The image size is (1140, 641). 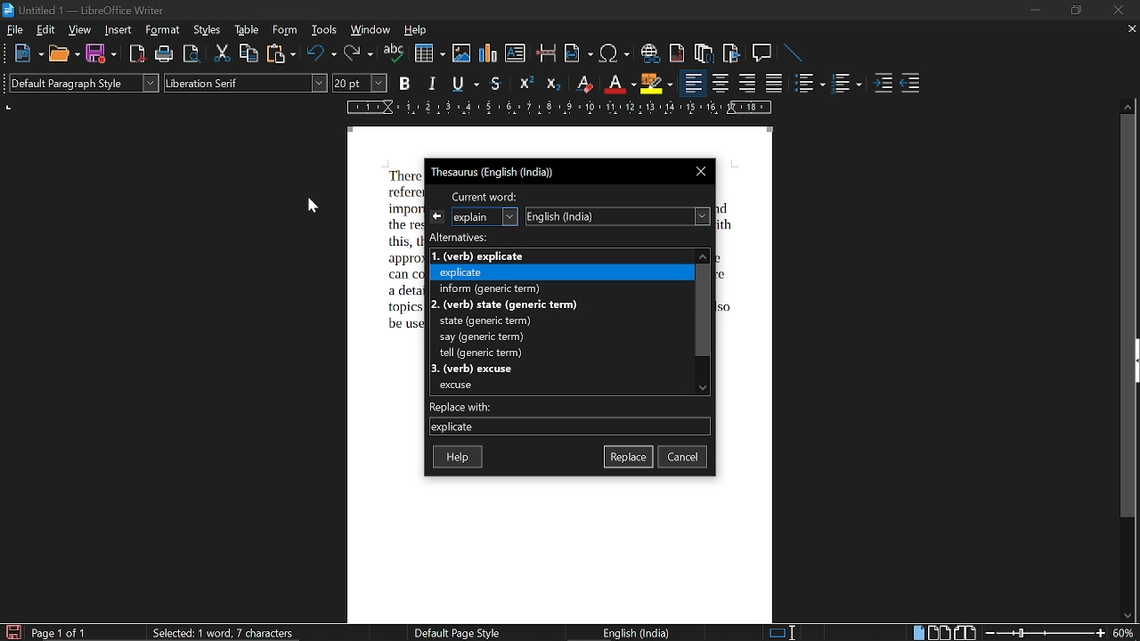 What do you see at coordinates (81, 31) in the screenshot?
I see `view` at bounding box center [81, 31].